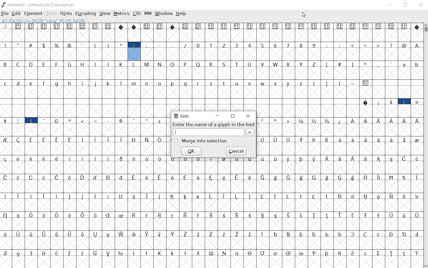 This screenshot has height=268, width=428. I want to click on close, so click(248, 116).